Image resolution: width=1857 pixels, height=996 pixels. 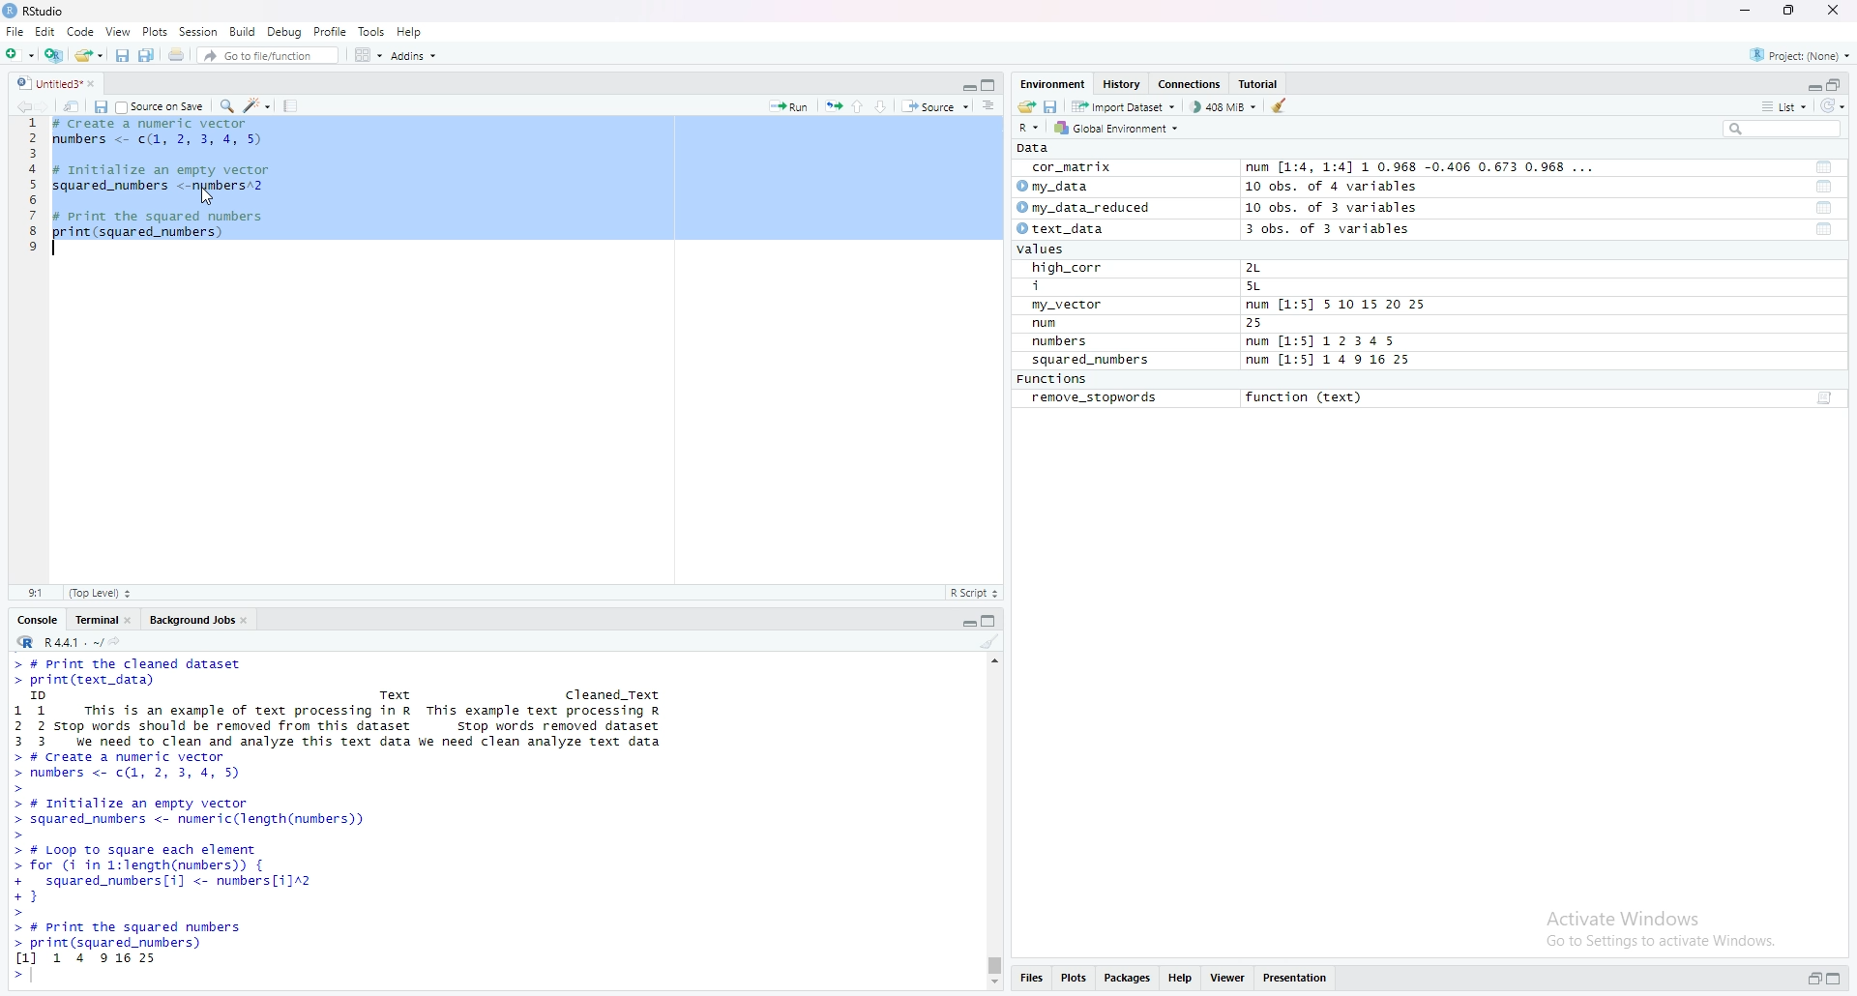 I want to click on numbers, so click(x=1064, y=342).